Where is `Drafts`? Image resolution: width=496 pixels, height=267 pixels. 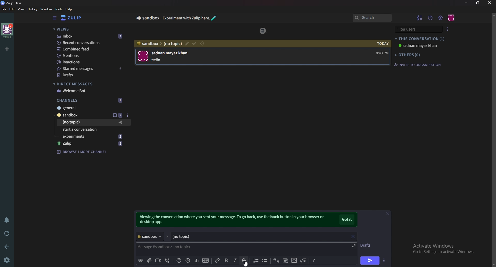 Drafts is located at coordinates (367, 245).